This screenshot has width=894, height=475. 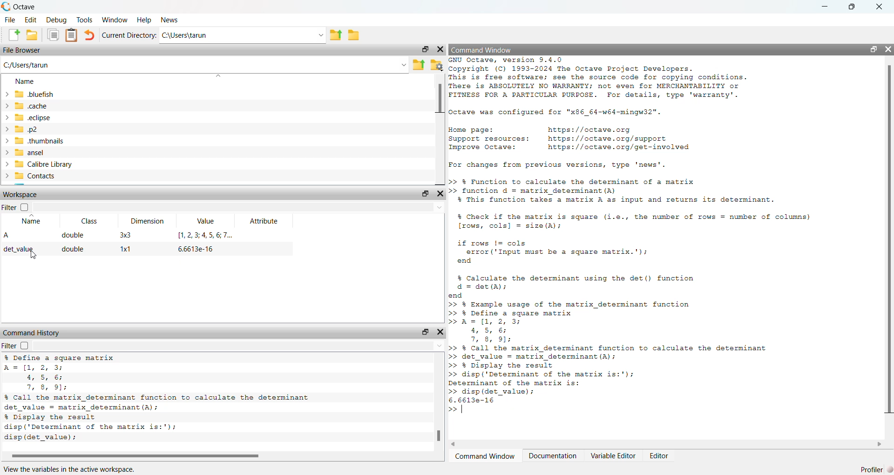 I want to click on scrollbar , so click(x=438, y=406).